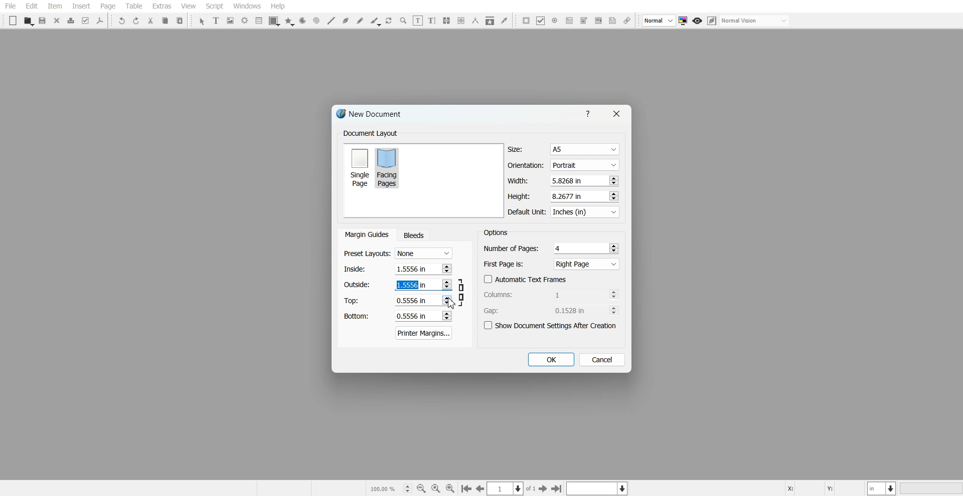 The height and width of the screenshot is (496, 963). I want to click on Extras, so click(162, 6).